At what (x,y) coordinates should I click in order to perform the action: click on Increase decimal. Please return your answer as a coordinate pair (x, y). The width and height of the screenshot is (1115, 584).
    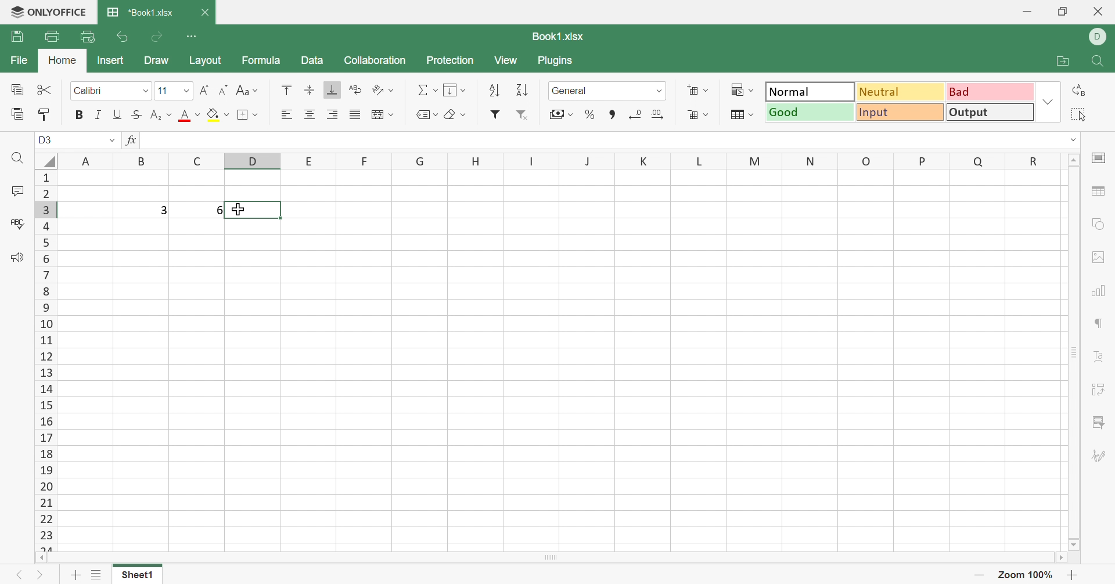
    Looking at the image, I should click on (658, 115).